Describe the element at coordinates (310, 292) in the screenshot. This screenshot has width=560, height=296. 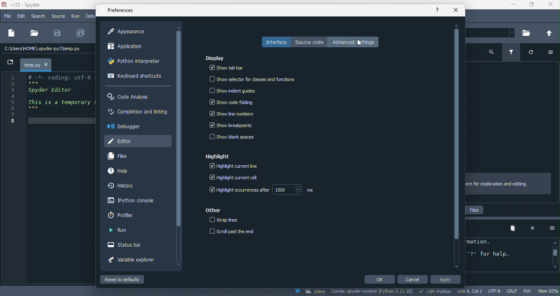
I see `inline` at that location.